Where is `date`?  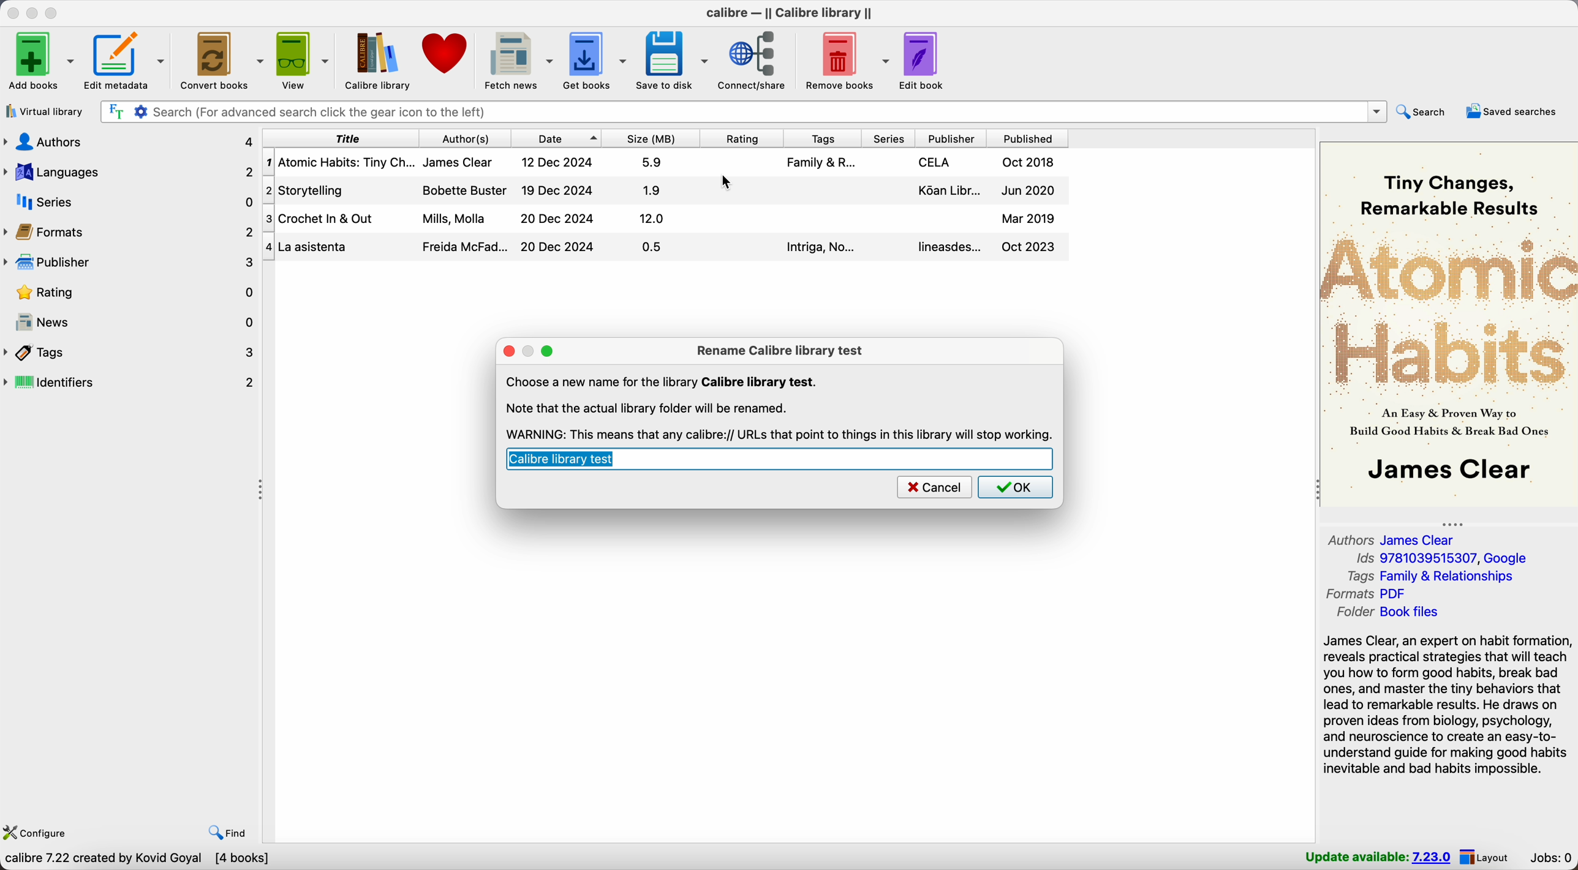 date is located at coordinates (556, 138).